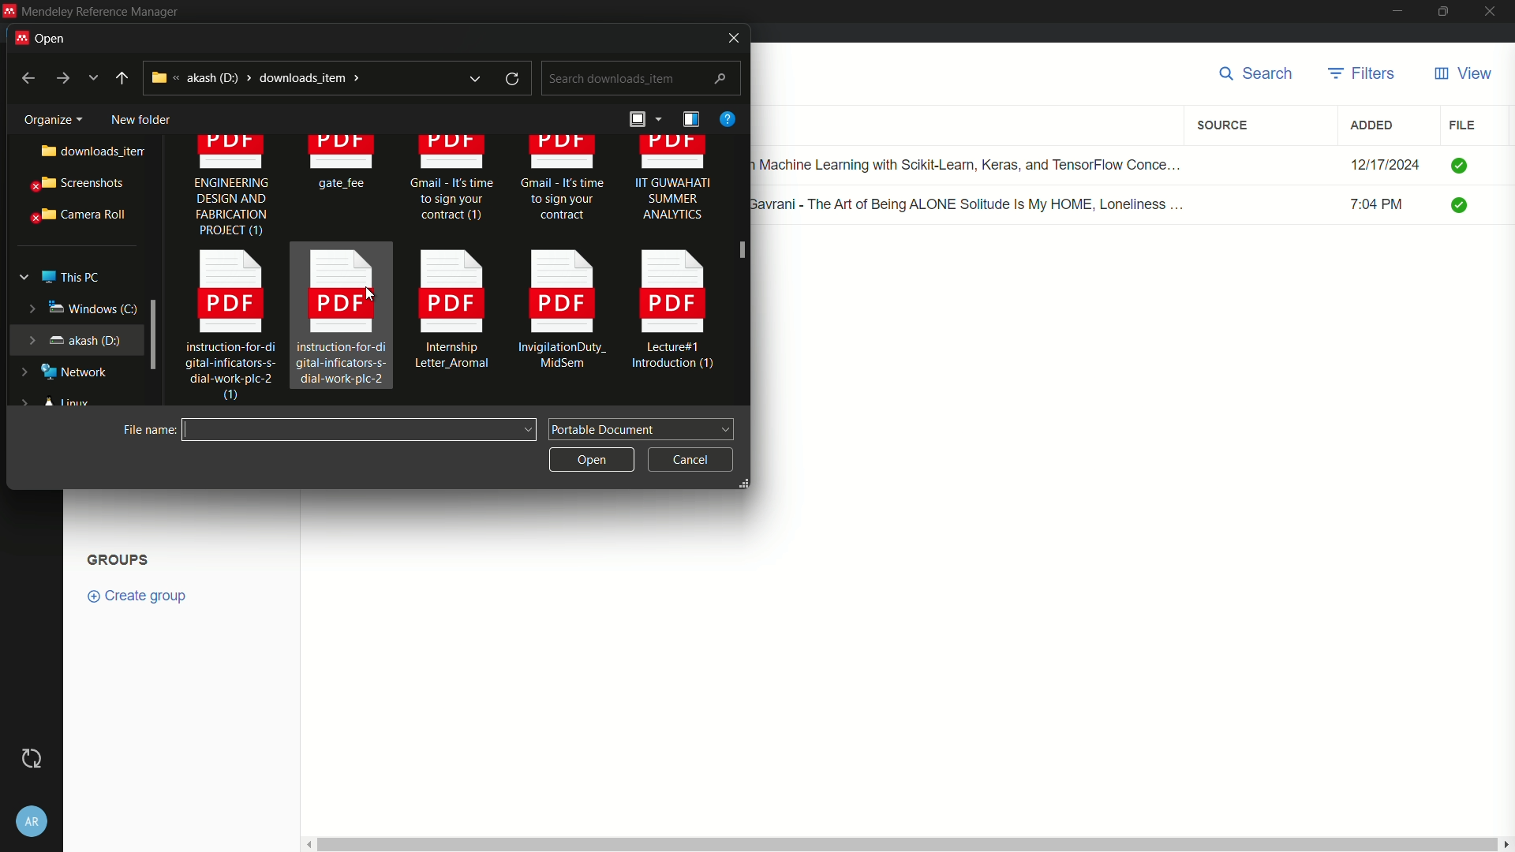  Describe the element at coordinates (1494, 12) in the screenshot. I see `close` at that location.